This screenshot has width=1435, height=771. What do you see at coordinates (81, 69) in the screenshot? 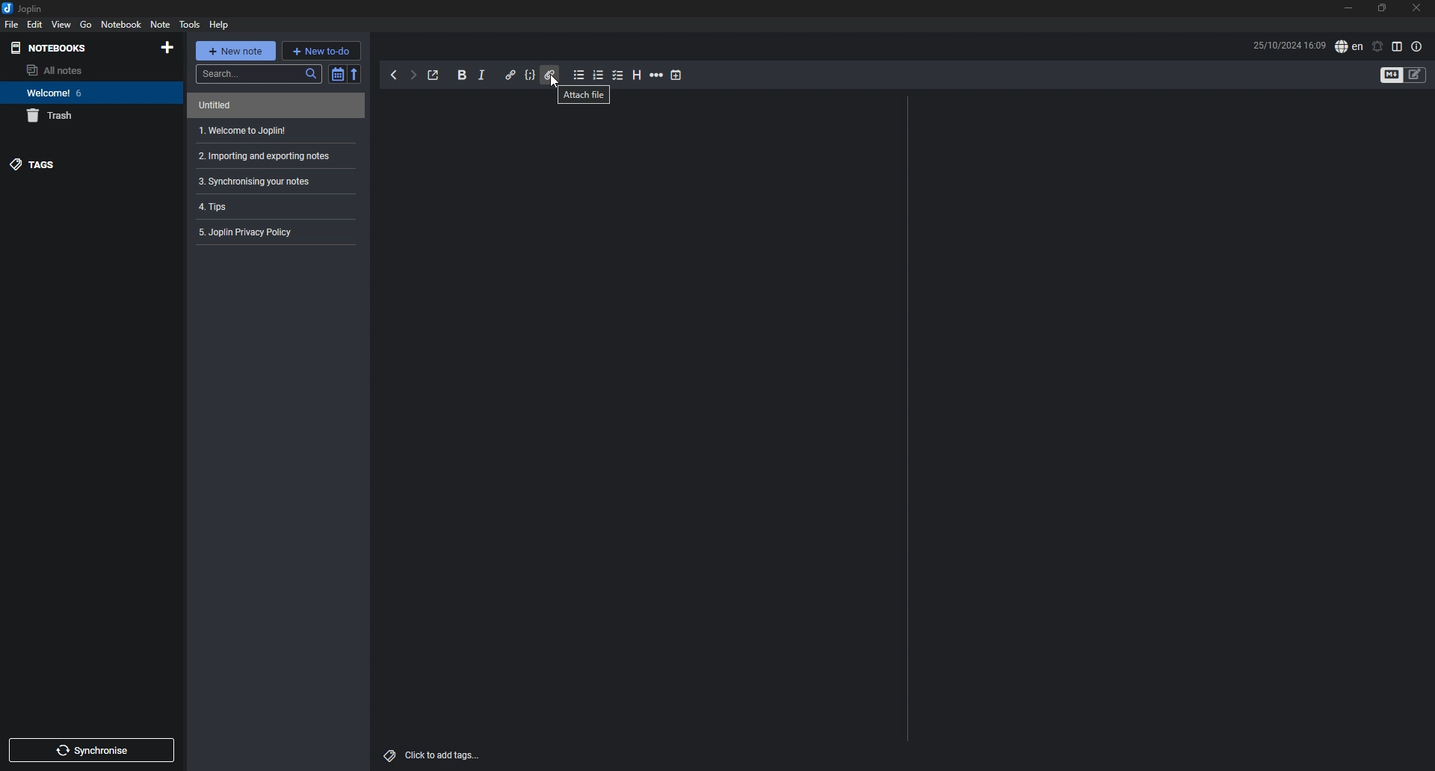
I see `all notes` at bounding box center [81, 69].